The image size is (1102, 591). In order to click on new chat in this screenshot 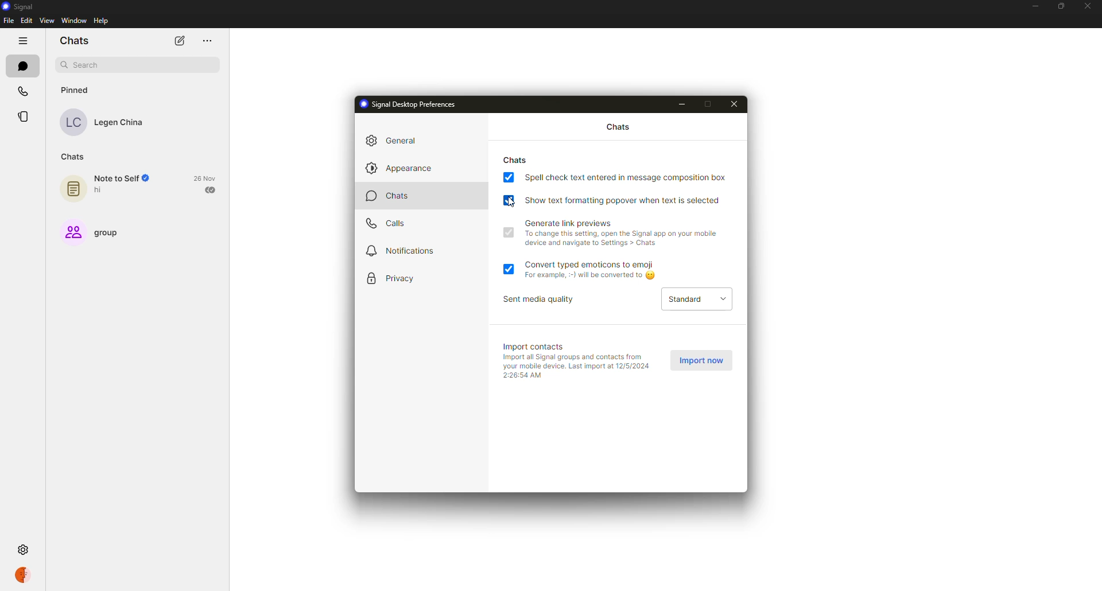, I will do `click(179, 41)`.